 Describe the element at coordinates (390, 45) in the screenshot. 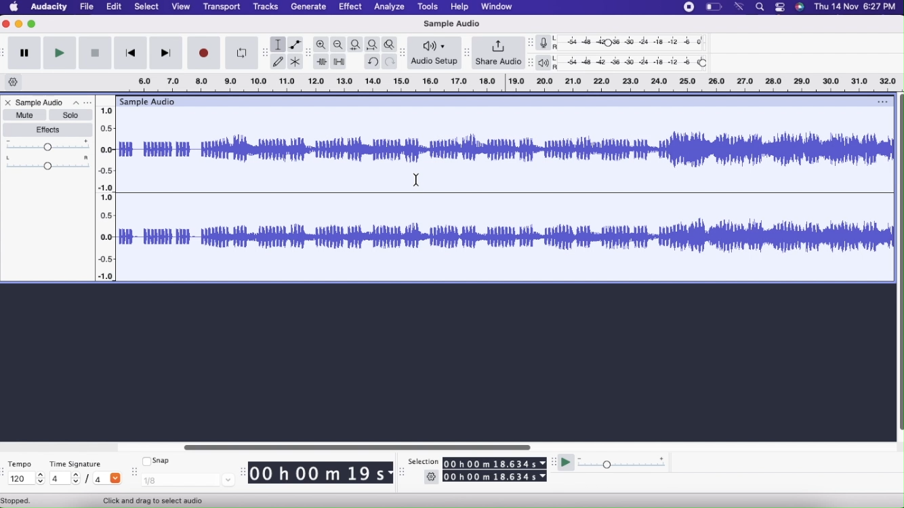

I see `Zoom Toggle` at that location.